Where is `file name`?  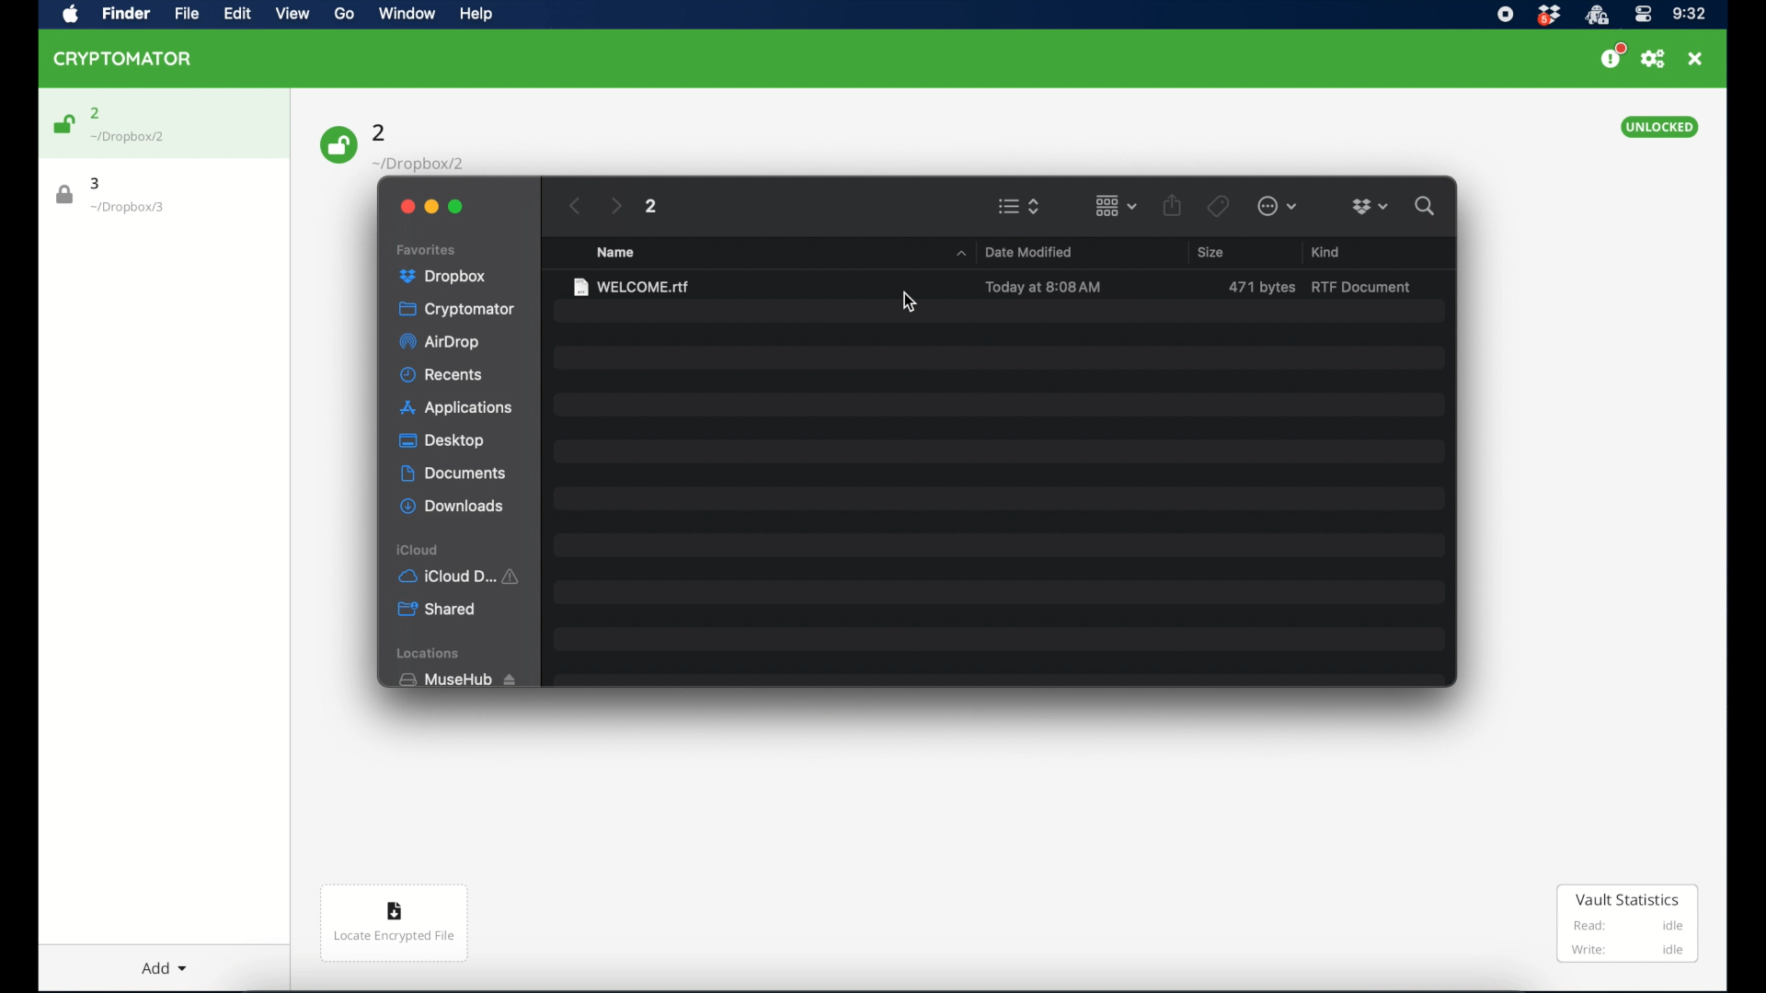 file name is located at coordinates (632, 286).